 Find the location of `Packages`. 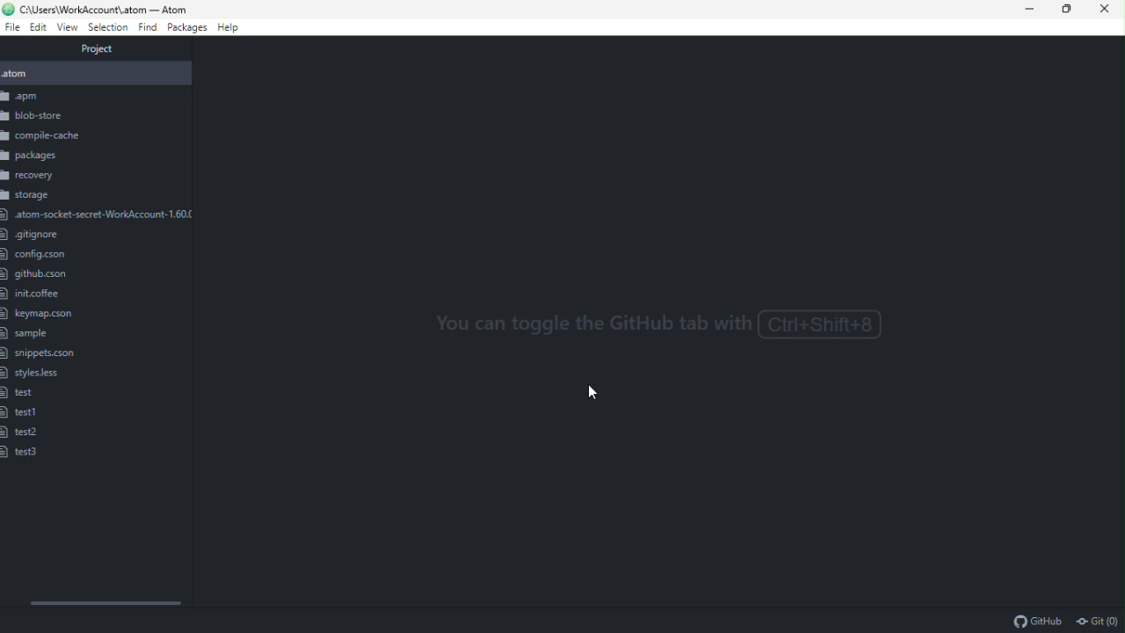

Packages is located at coordinates (188, 29).